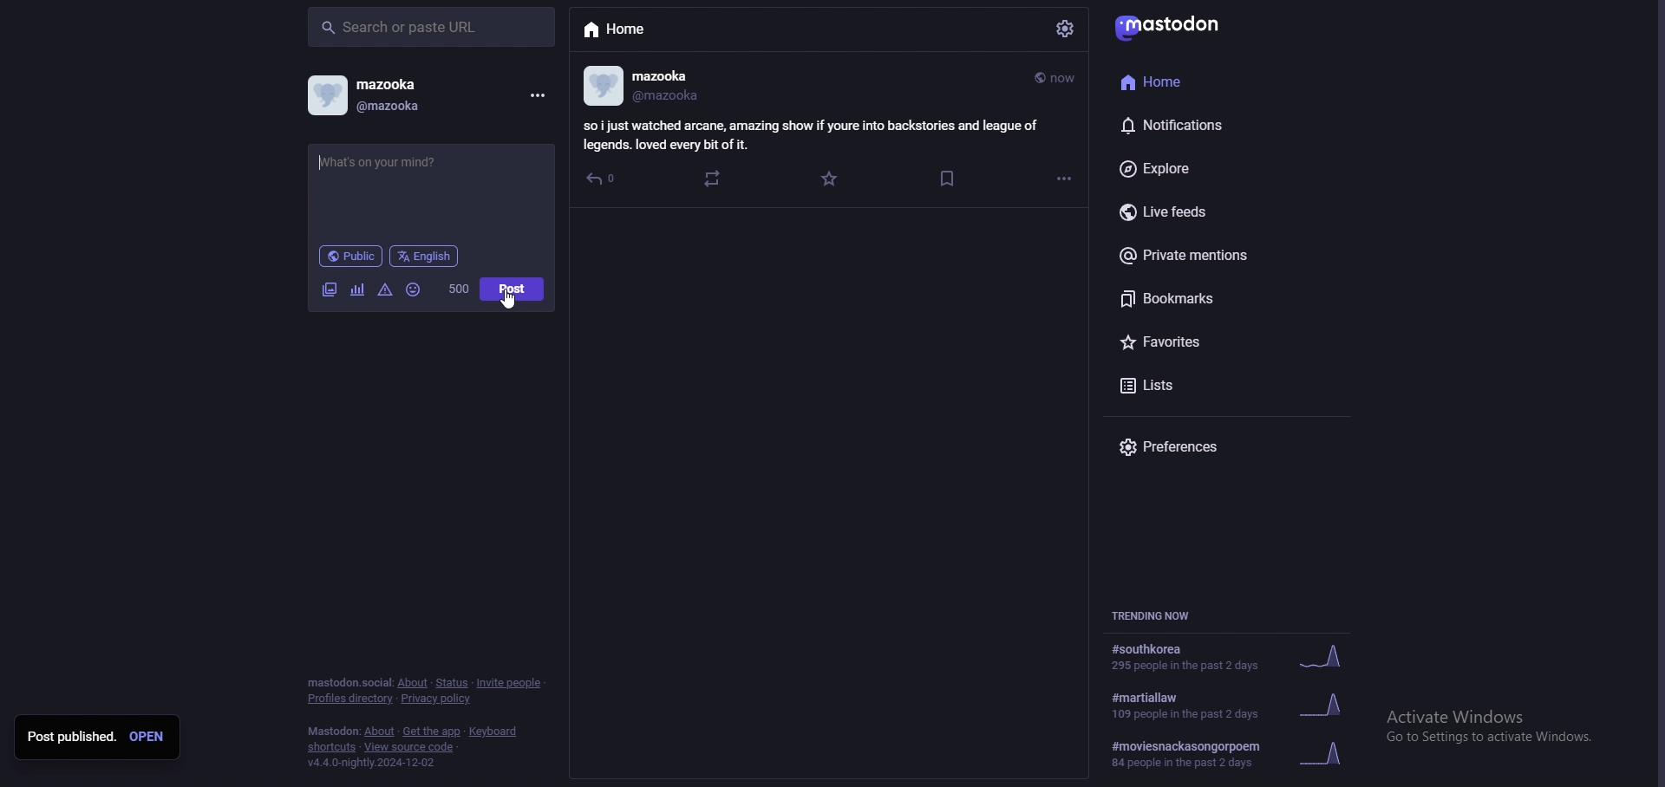 The image size is (1665, 787). I want to click on favourites, so click(1197, 341).